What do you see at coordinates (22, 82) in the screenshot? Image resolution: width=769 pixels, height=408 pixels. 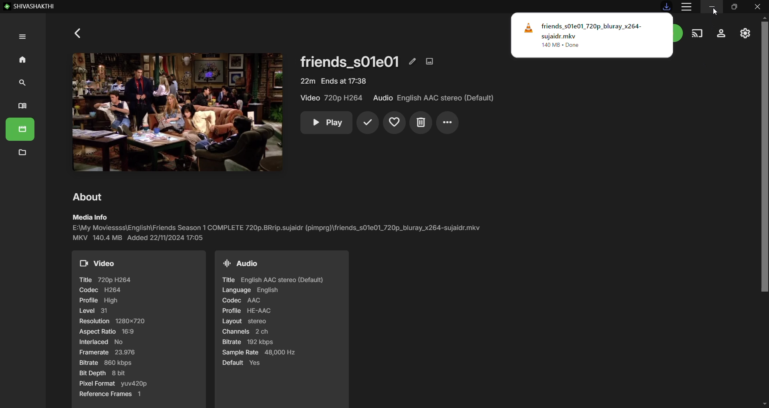 I see `` at bounding box center [22, 82].